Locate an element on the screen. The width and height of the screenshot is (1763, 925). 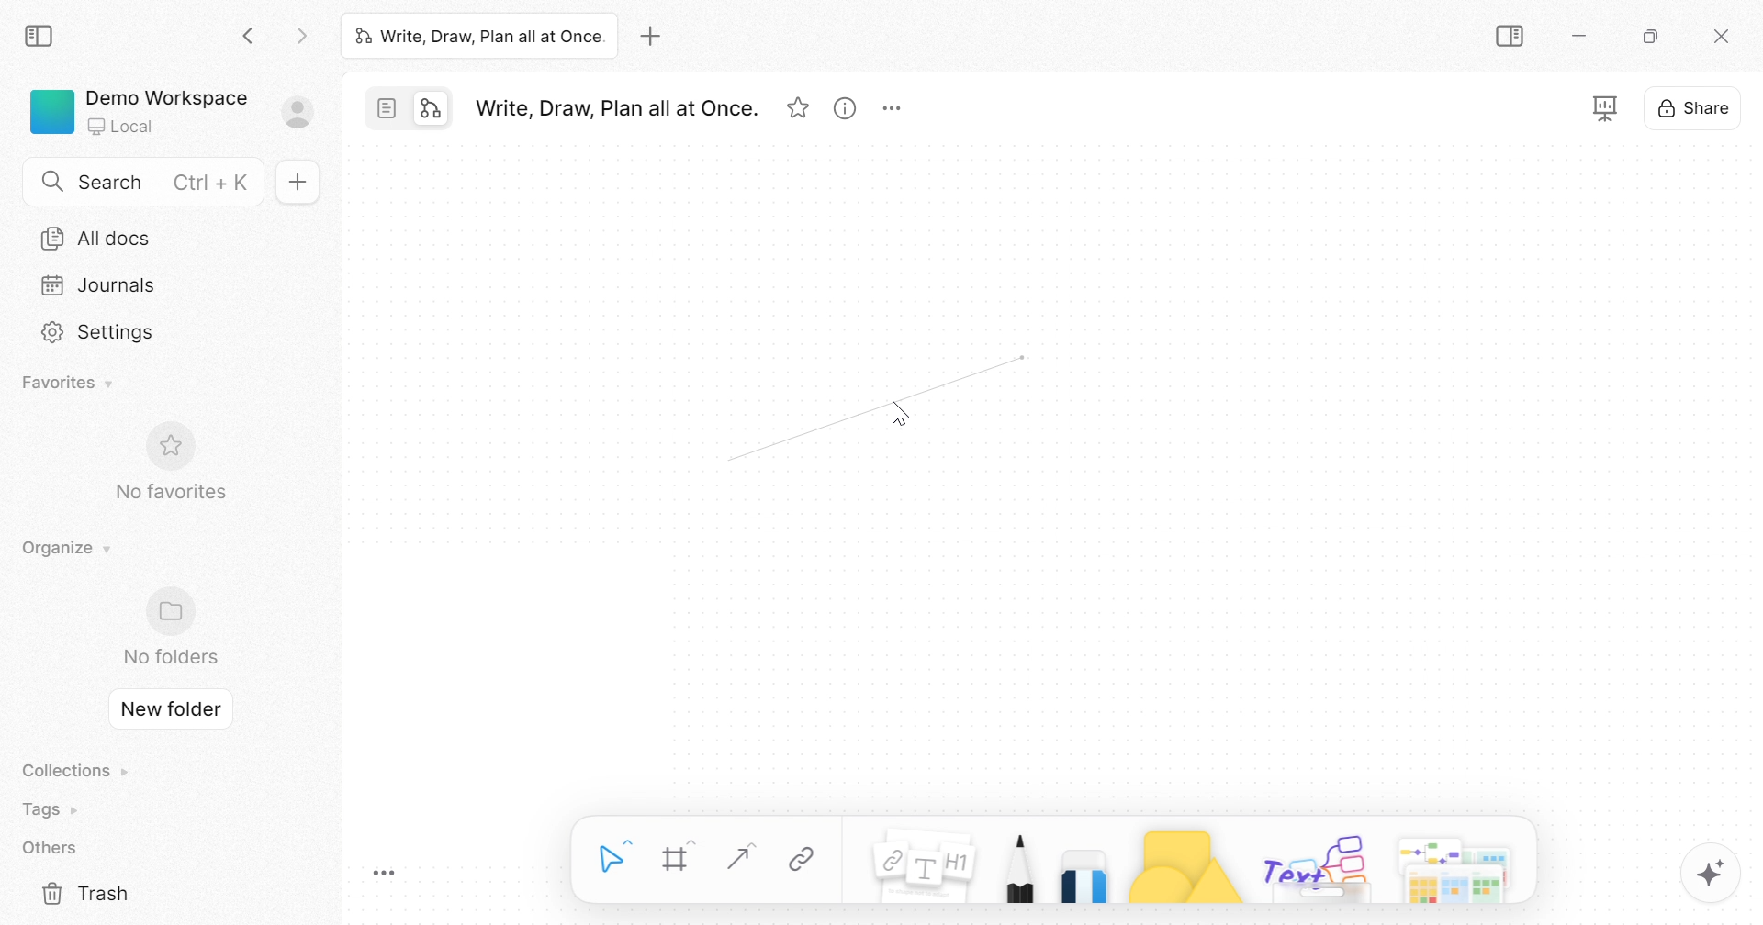
Others is located at coordinates (50, 849).